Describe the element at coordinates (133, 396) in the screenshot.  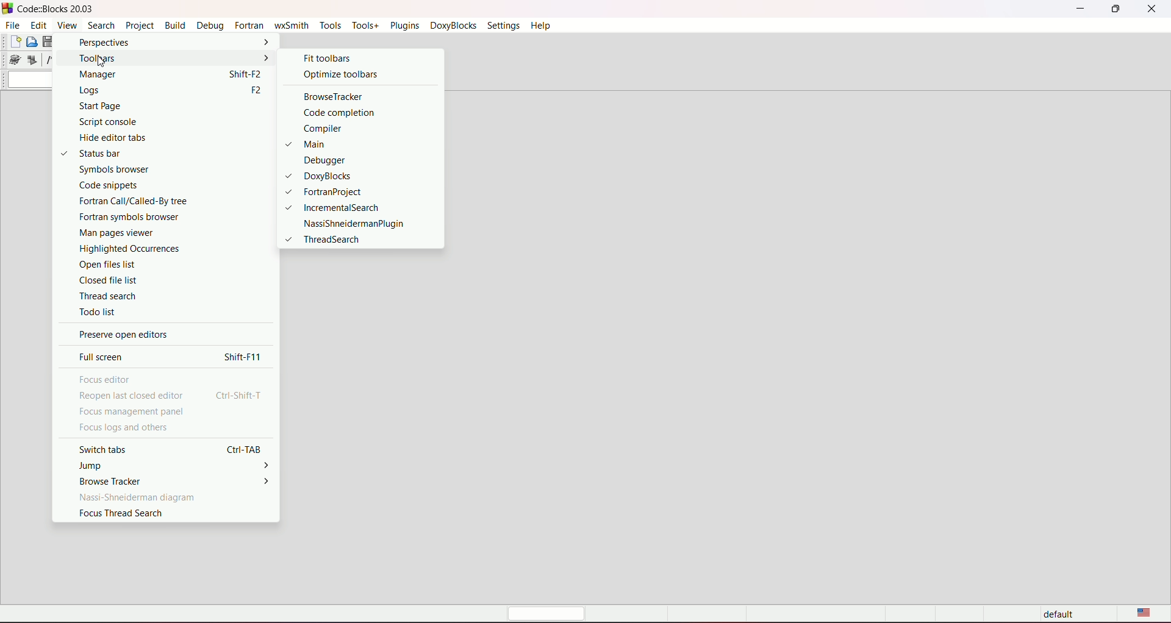
I see `reopen last closed editor` at that location.